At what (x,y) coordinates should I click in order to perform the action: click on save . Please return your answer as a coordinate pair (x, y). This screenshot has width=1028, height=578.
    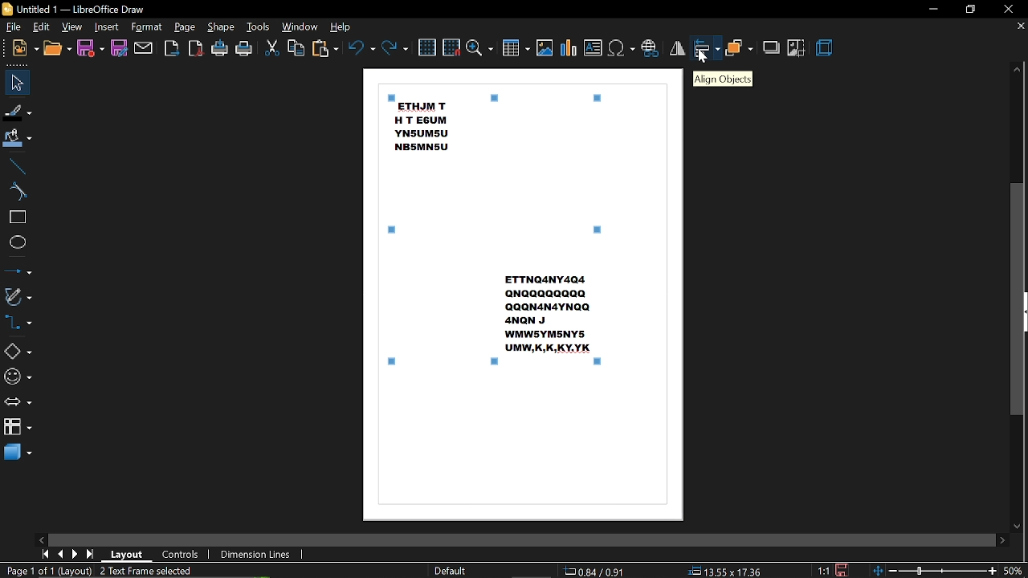
    Looking at the image, I should click on (91, 49).